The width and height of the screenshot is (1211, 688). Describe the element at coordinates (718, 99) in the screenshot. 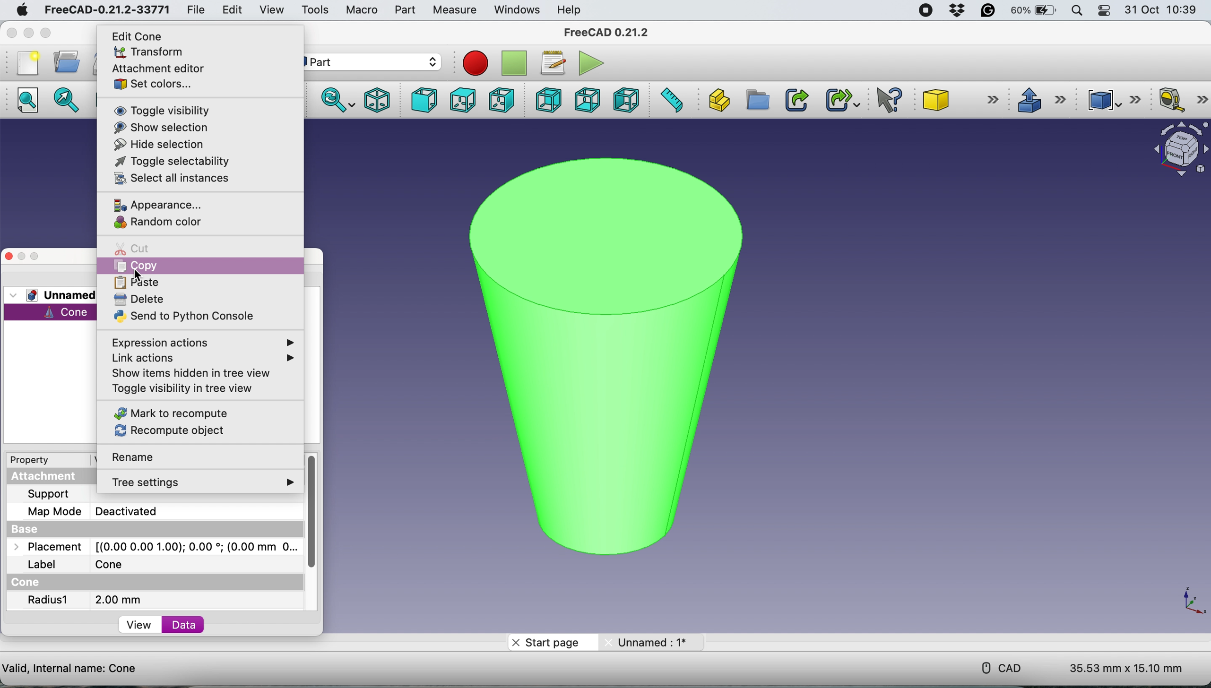

I see `create part` at that location.